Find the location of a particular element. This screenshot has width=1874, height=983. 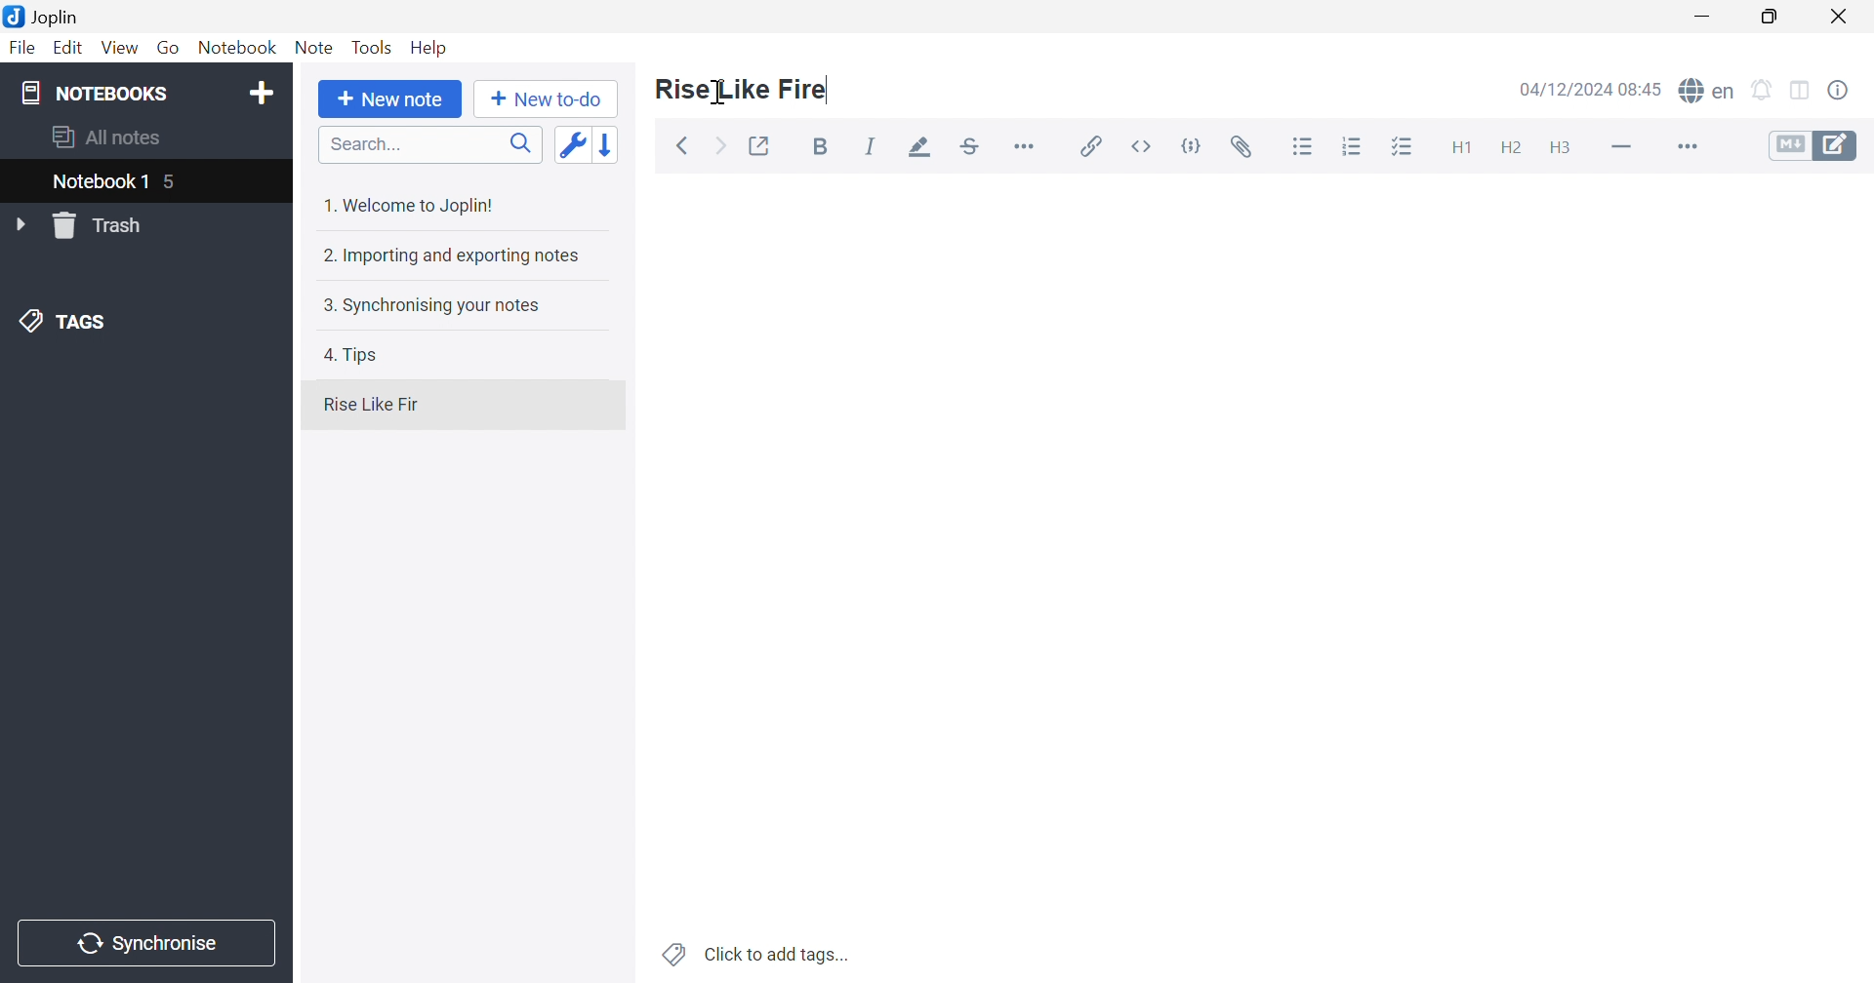

Synchronise is located at coordinates (142, 942).